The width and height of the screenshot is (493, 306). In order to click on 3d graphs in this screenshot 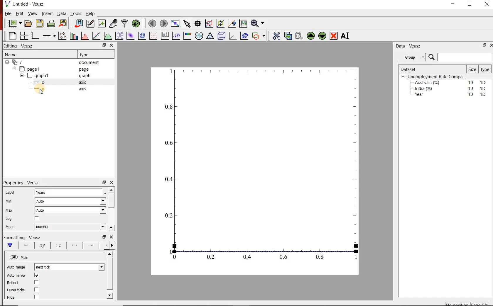, I will do `click(232, 36)`.